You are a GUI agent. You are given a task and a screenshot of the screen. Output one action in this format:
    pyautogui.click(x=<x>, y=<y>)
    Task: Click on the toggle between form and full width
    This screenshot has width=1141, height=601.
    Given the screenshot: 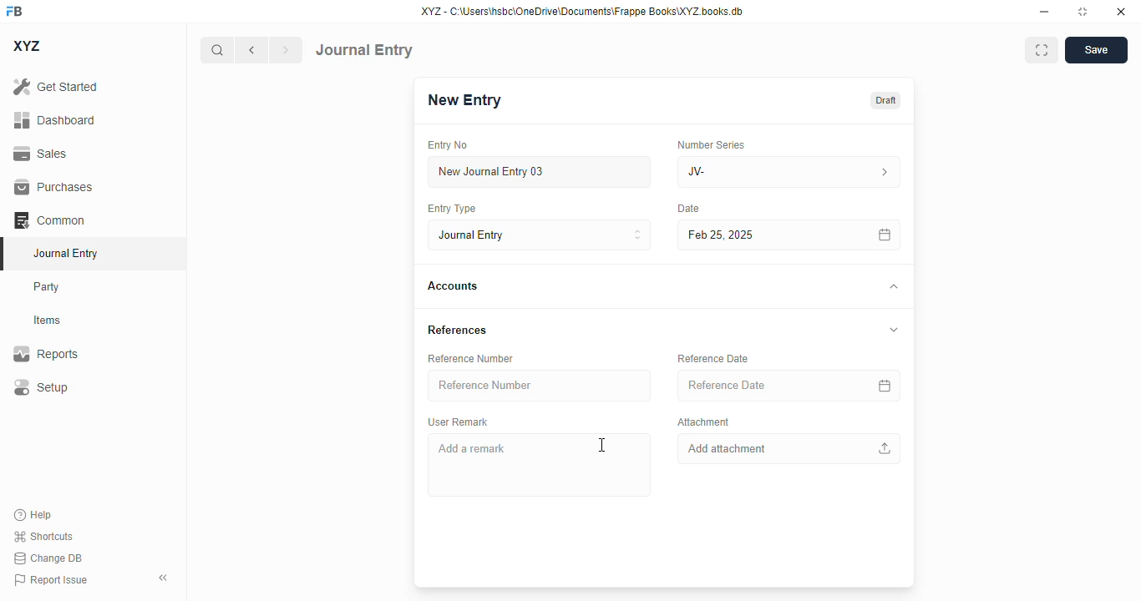 What is the action you would take?
    pyautogui.click(x=1042, y=50)
    